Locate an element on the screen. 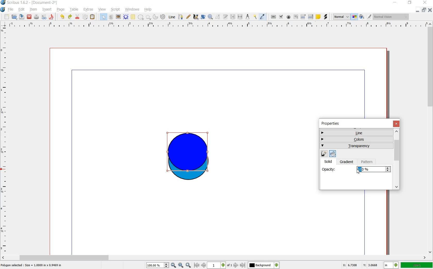 This screenshot has width=433, height=269. link text frames is located at coordinates (233, 17).